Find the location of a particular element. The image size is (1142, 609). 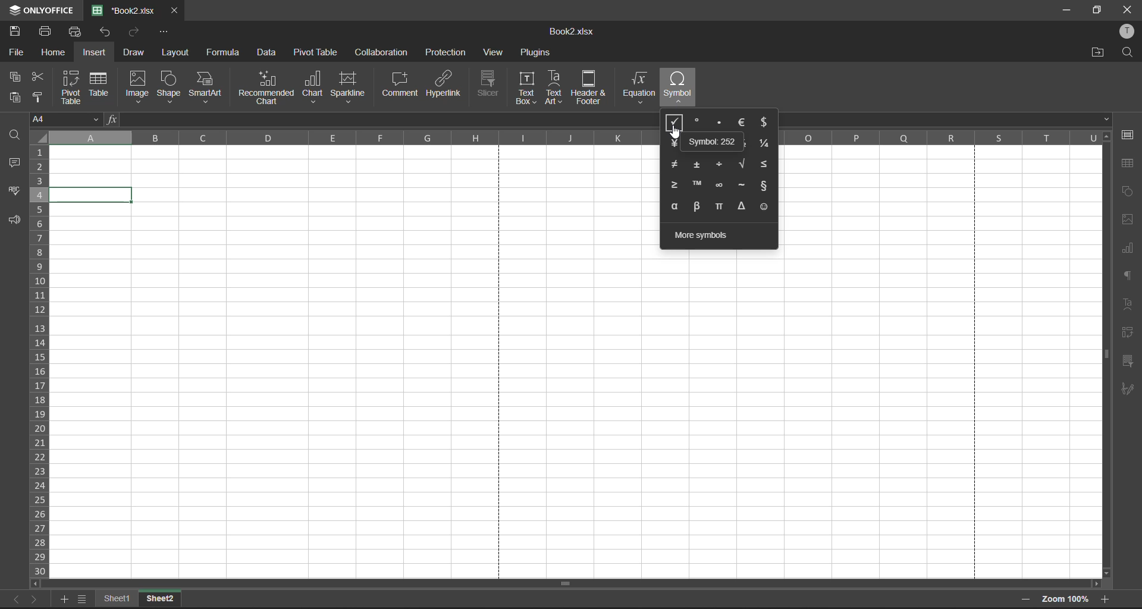

print is located at coordinates (45, 30).